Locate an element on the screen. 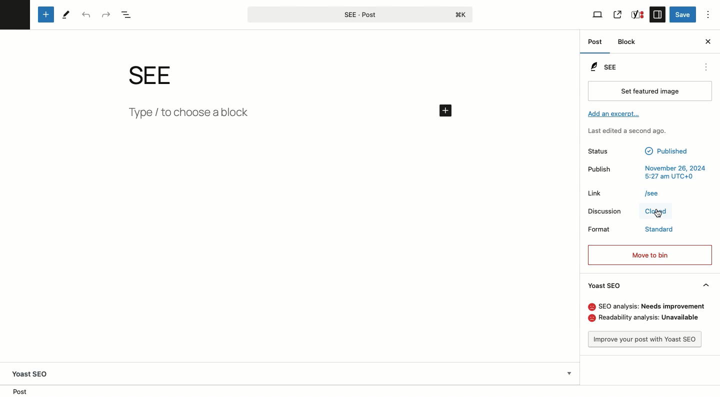  View is located at coordinates (598, 15).